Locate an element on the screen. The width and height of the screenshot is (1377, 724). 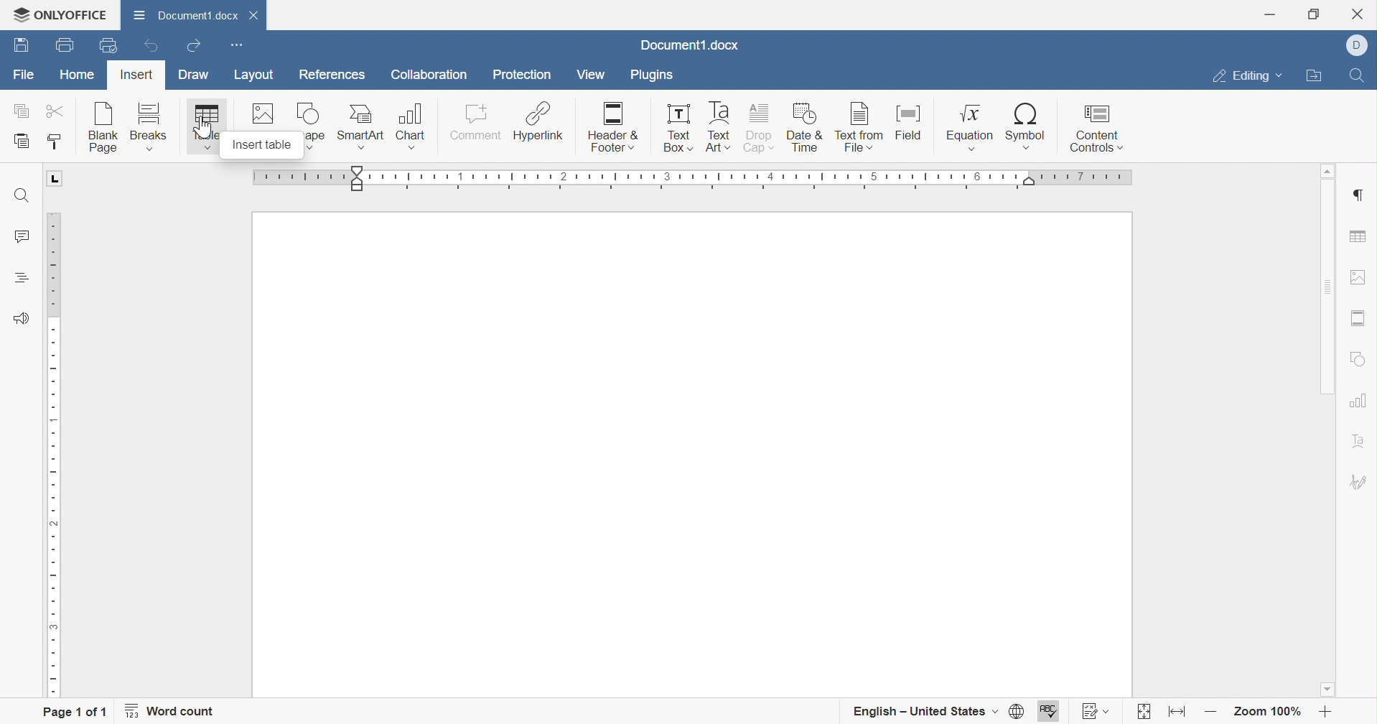
Home is located at coordinates (77, 73).